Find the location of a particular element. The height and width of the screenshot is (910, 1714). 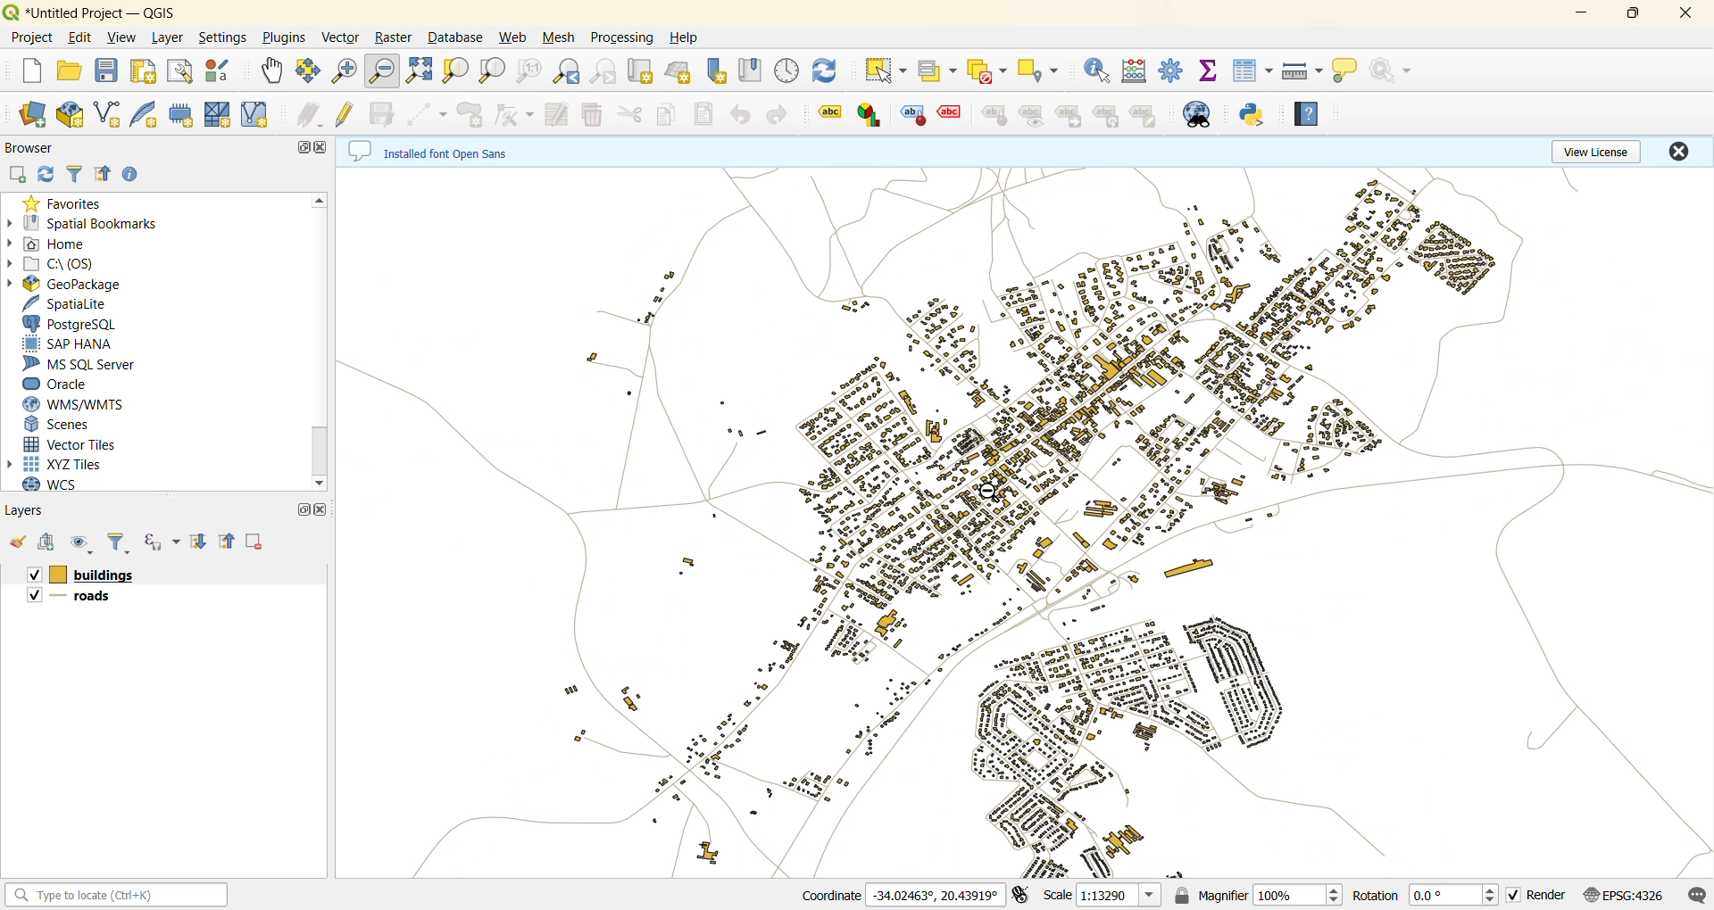

oracle is located at coordinates (62, 385).